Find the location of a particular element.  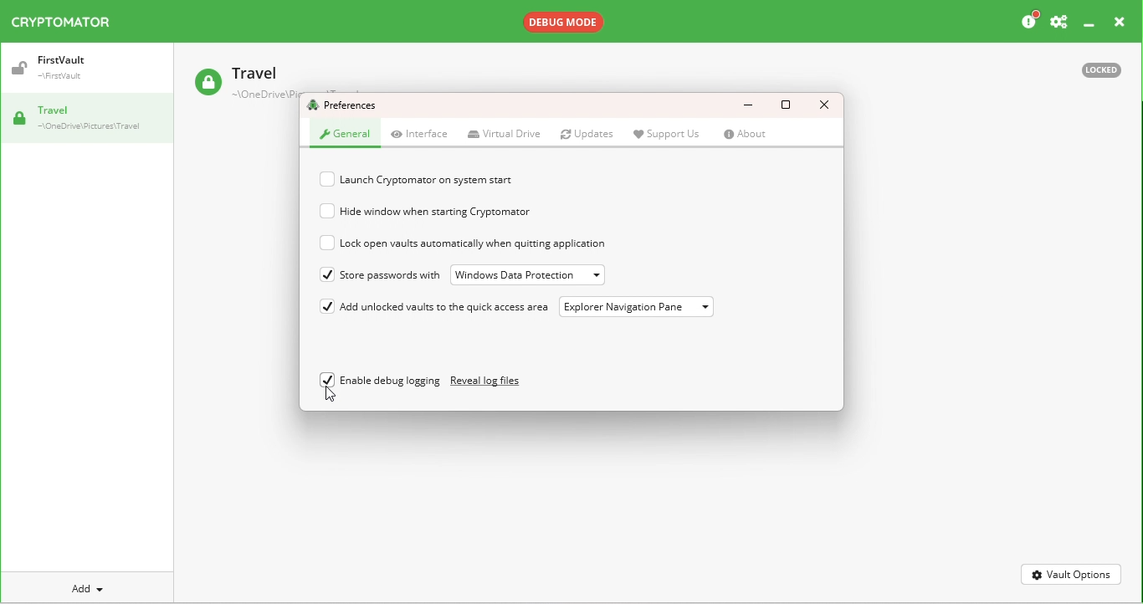

Locked is located at coordinates (1102, 72).